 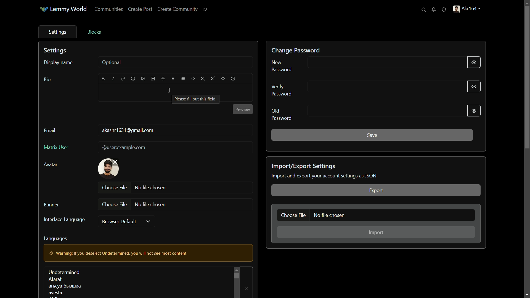 I want to click on text, so click(x=326, y=175).